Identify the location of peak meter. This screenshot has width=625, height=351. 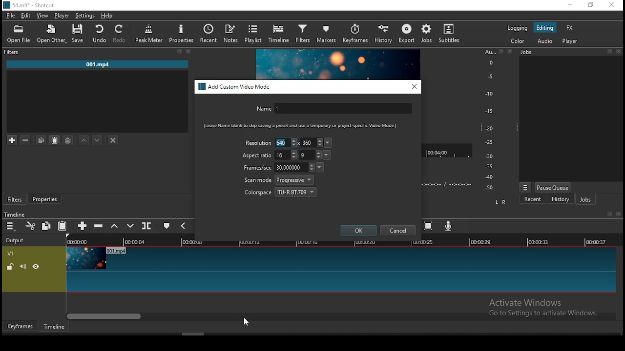
(149, 34).